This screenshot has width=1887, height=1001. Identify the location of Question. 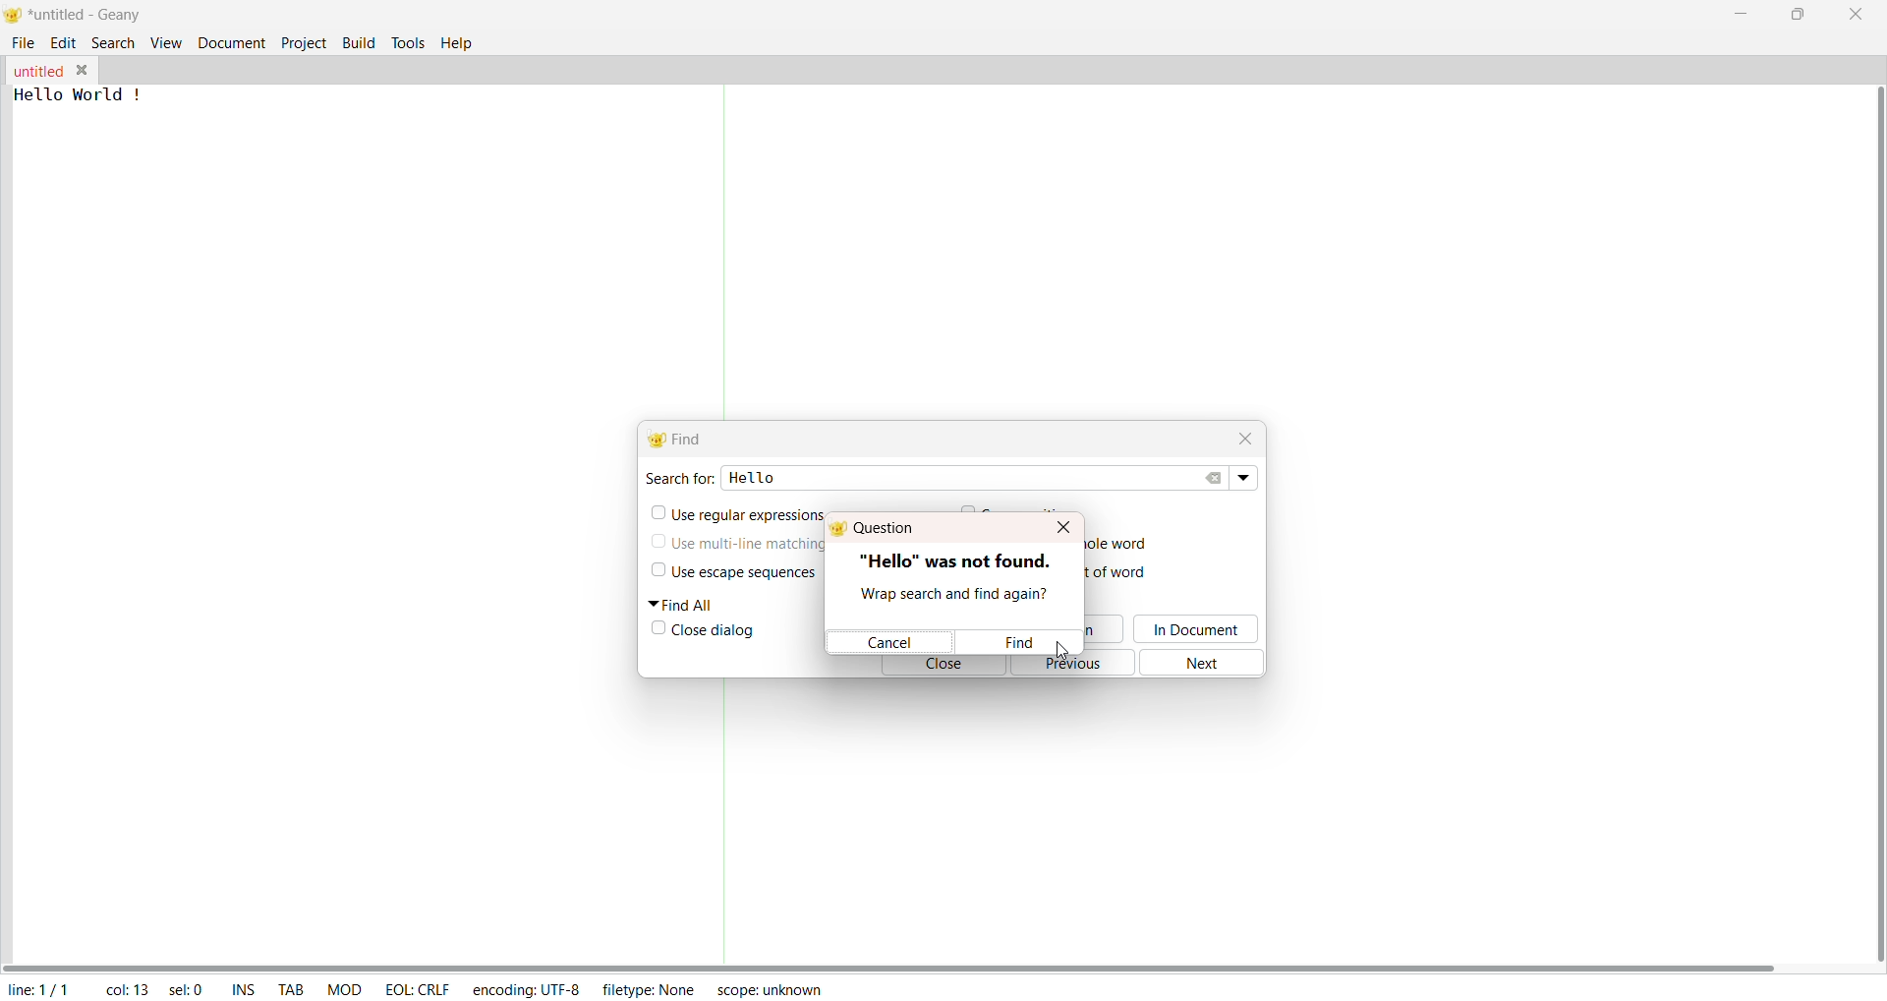
(884, 527).